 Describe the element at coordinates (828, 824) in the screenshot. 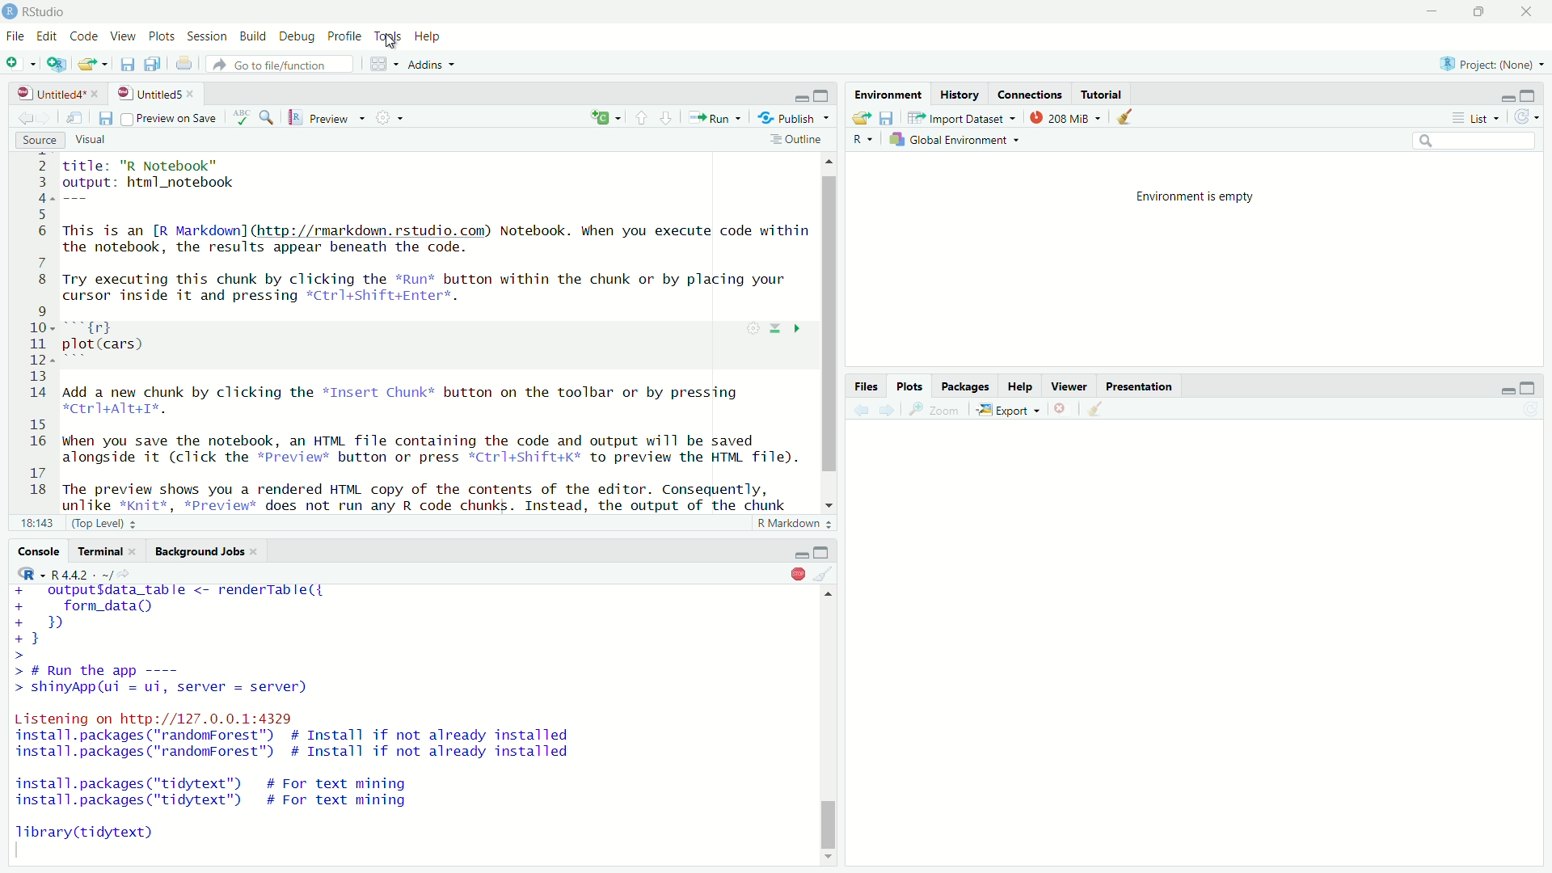

I see `vertical scrollbar` at that location.